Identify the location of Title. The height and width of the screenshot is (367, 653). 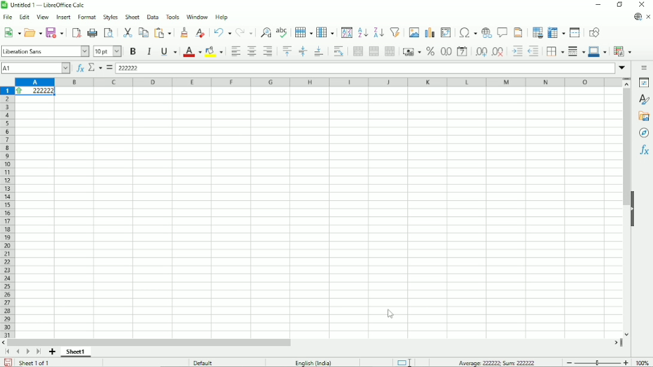
(45, 6).